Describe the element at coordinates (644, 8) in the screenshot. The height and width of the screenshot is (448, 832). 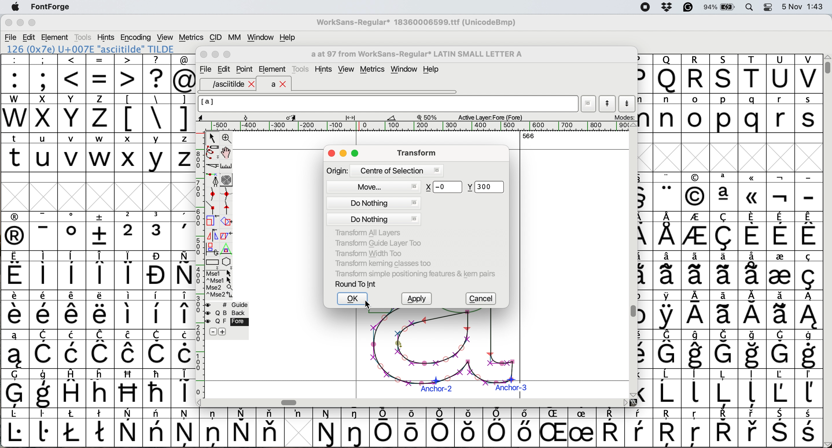
I see `screen recorder` at that location.